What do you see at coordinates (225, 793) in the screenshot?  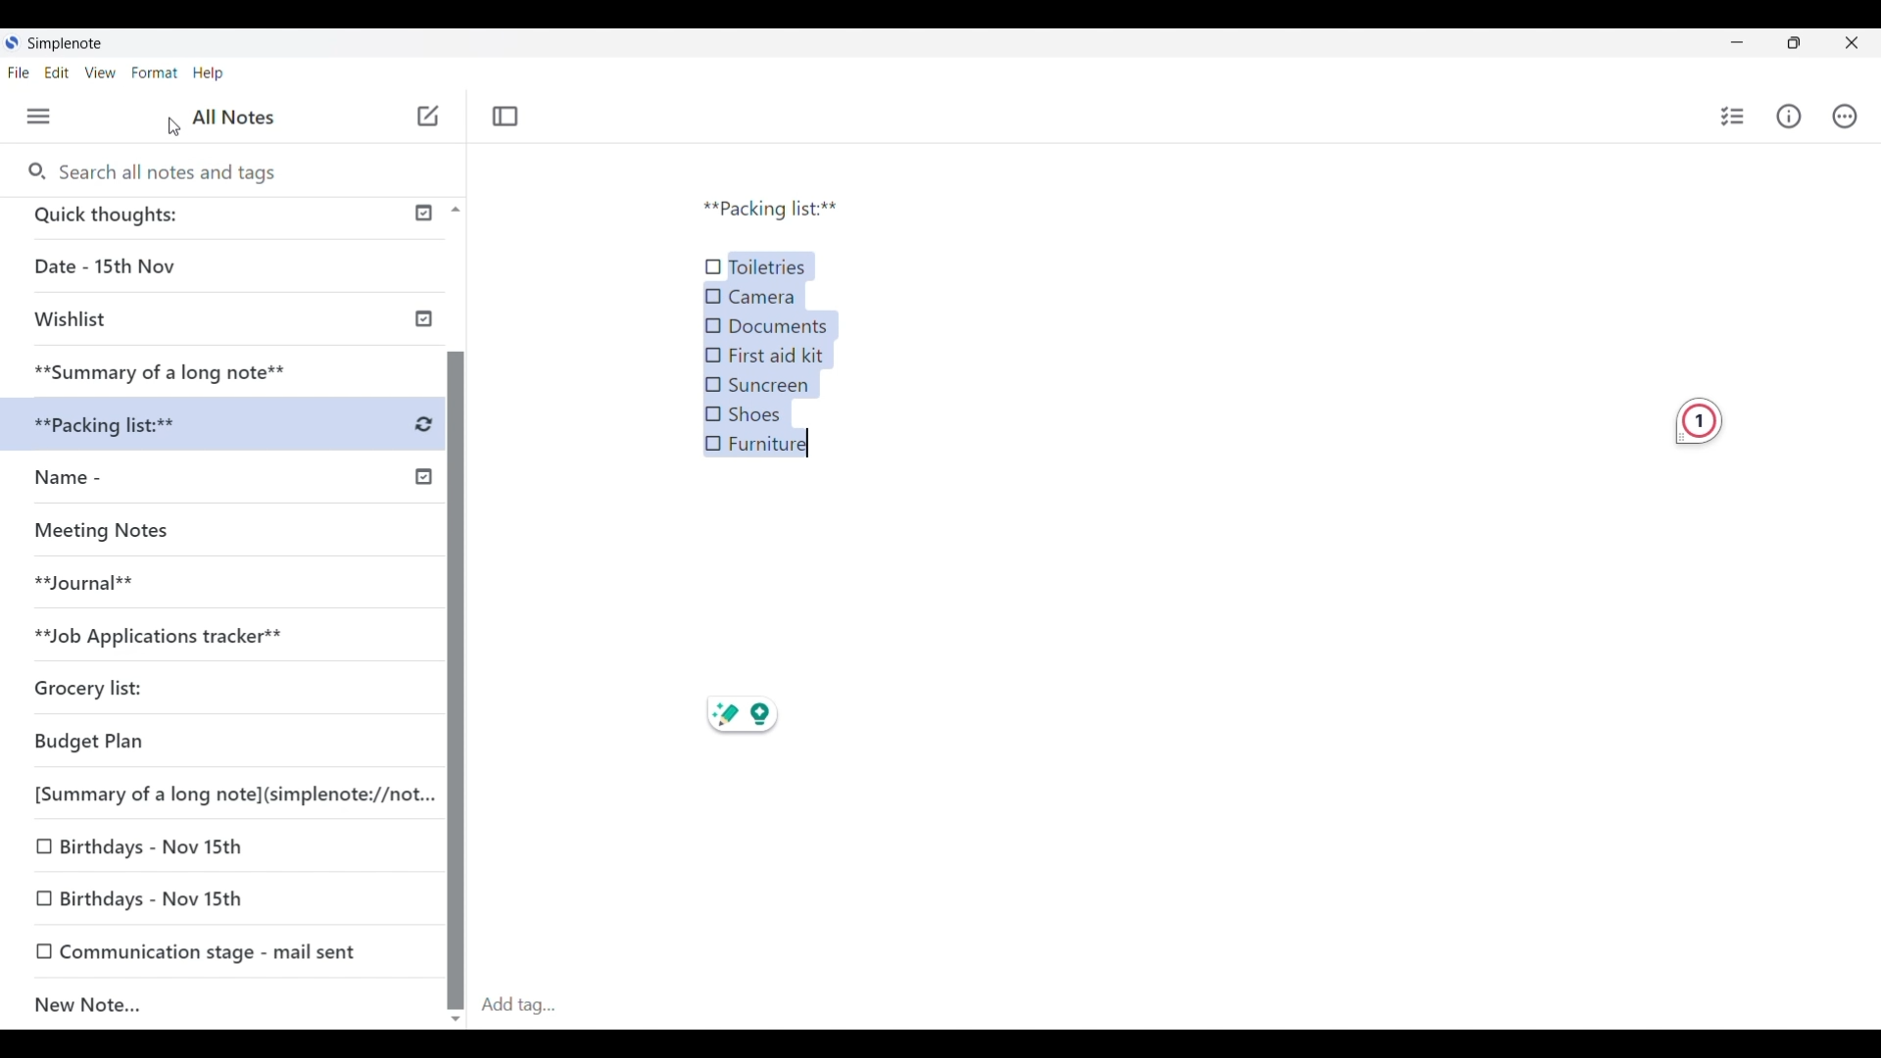 I see `[Summary of a long note](simplenote://not...` at bounding box center [225, 793].